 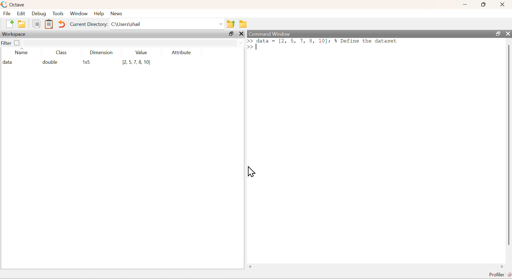 I want to click on logo, so click(x=5, y=5).